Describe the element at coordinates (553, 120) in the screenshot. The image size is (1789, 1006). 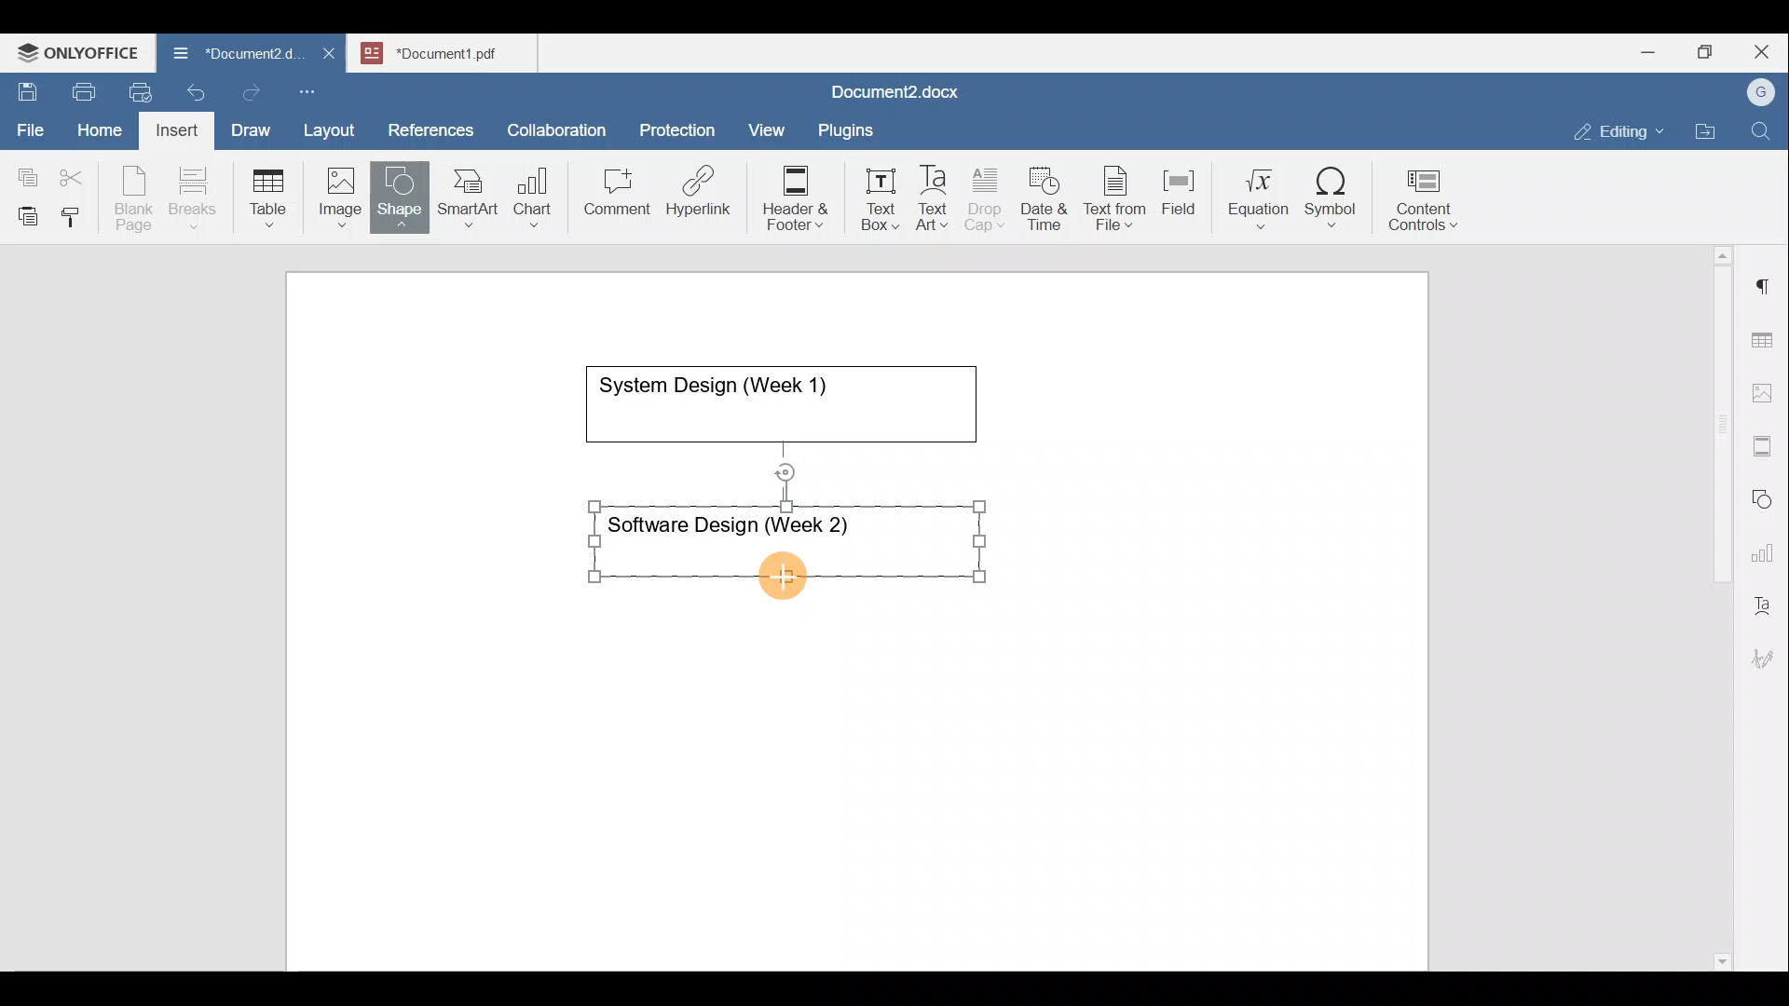
I see `Collaboration` at that location.